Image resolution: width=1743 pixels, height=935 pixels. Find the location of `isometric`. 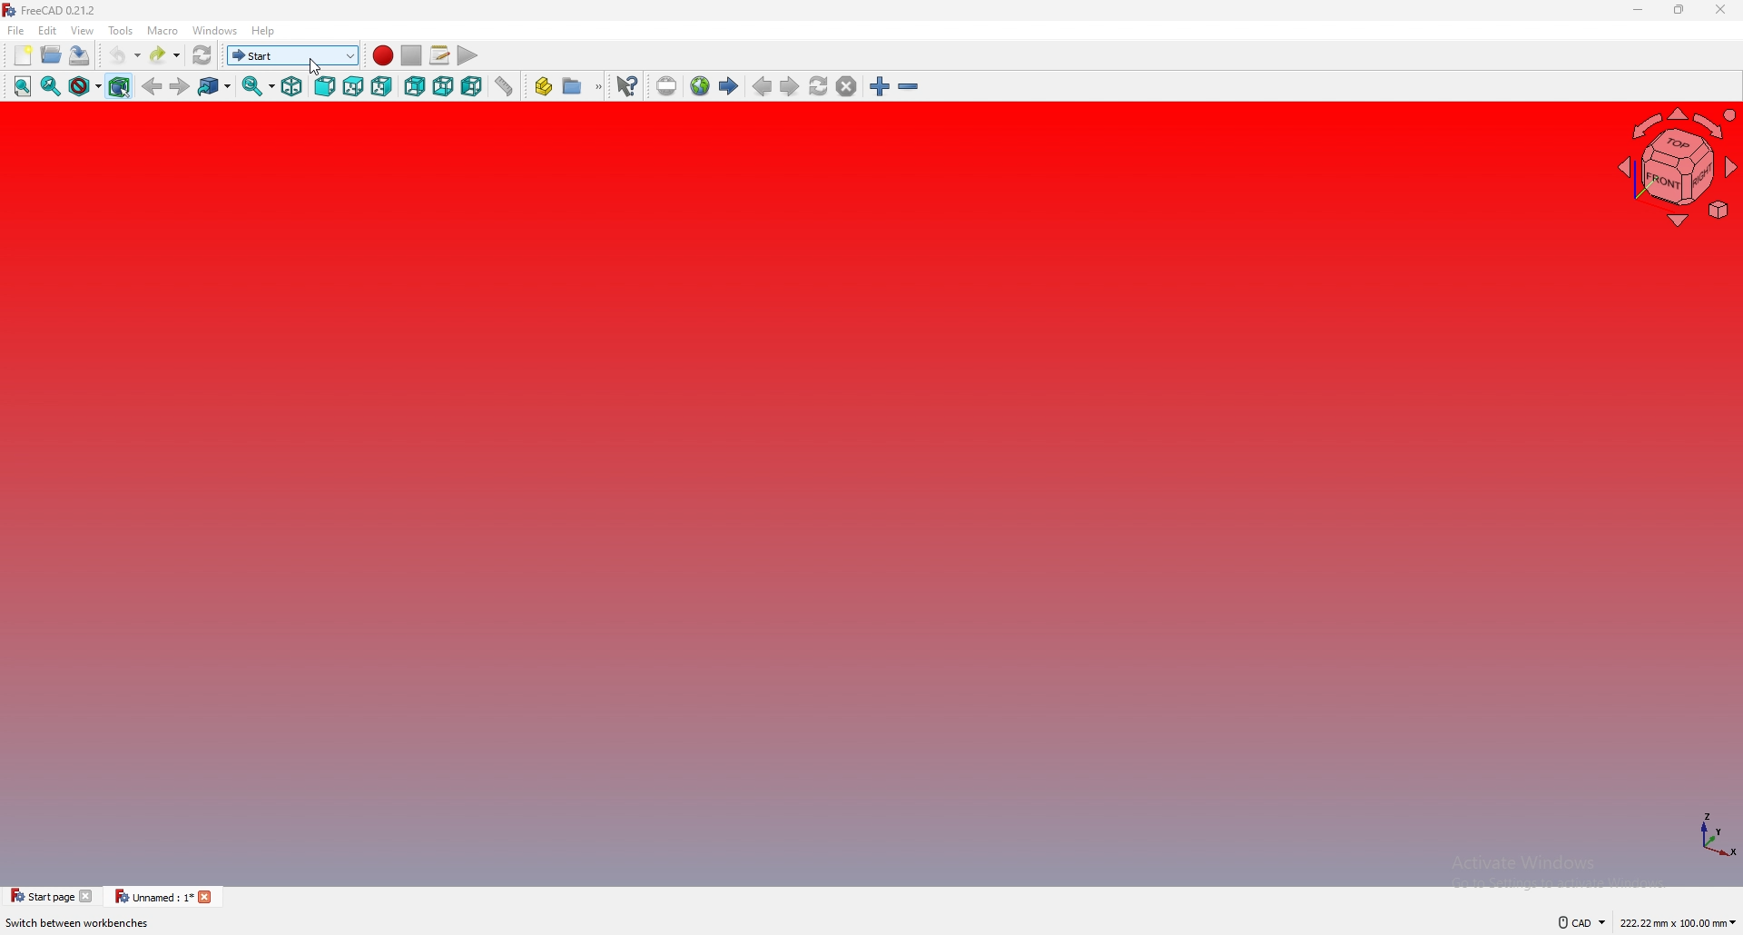

isometric is located at coordinates (292, 86).